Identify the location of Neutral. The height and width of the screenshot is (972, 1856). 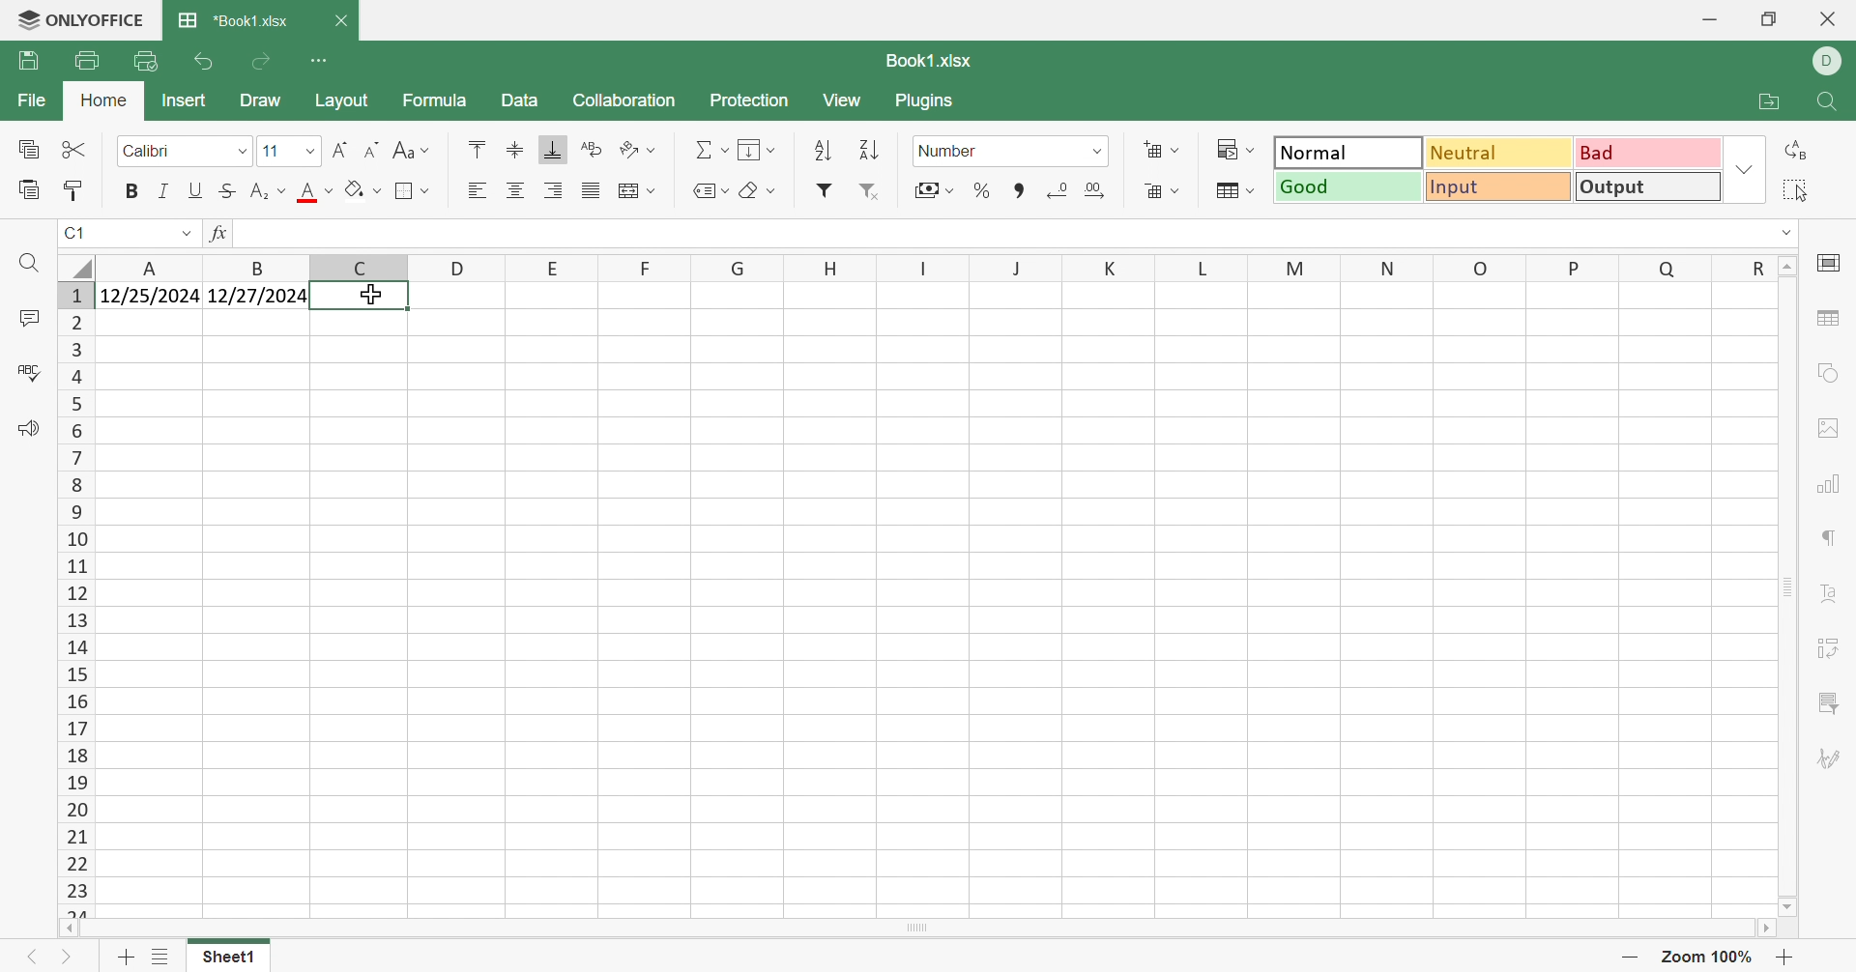
(1500, 152).